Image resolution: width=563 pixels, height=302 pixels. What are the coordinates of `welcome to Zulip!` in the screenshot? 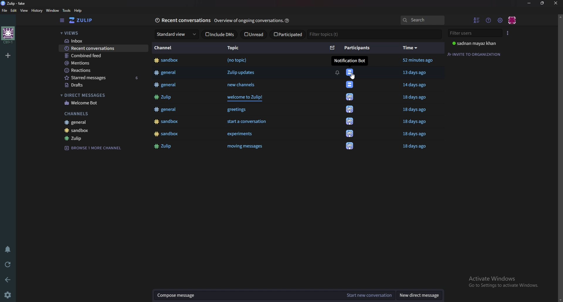 It's located at (247, 98).